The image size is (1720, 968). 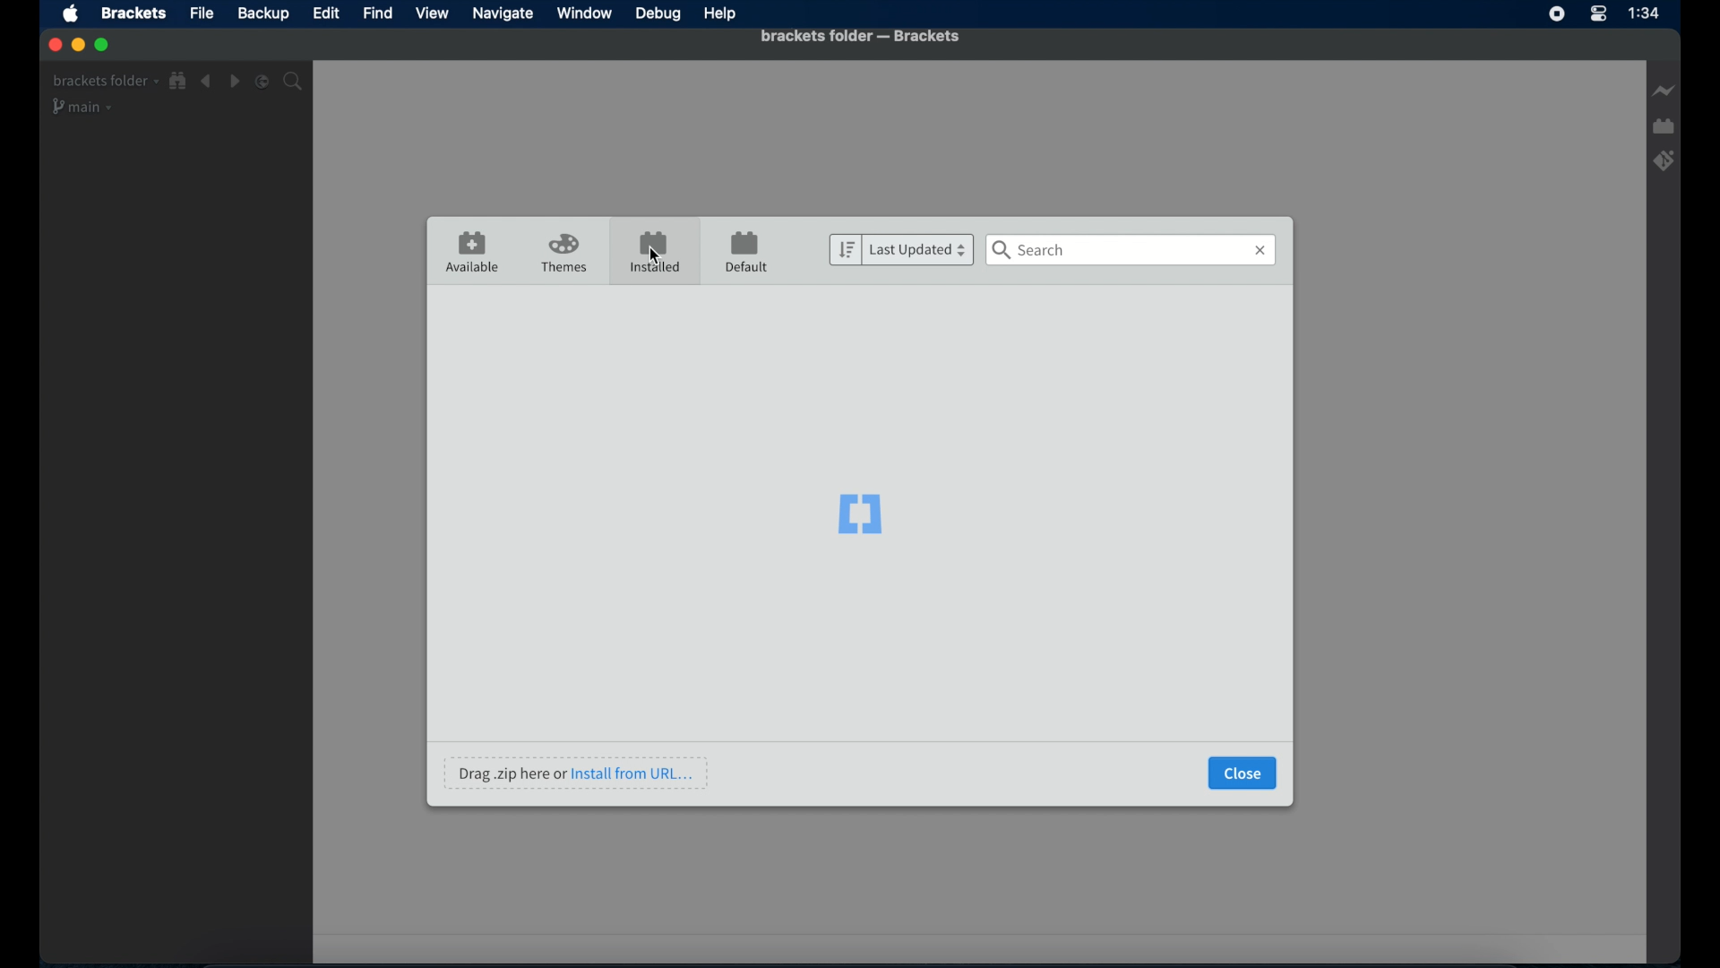 What do you see at coordinates (563, 253) in the screenshot?
I see `themes` at bounding box center [563, 253].